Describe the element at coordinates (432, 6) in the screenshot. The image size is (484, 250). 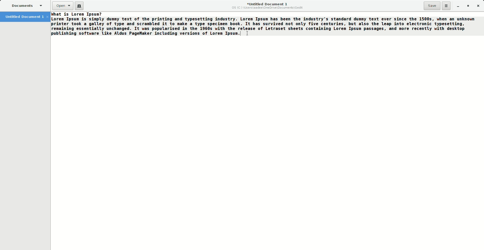
I see `Save` at that location.